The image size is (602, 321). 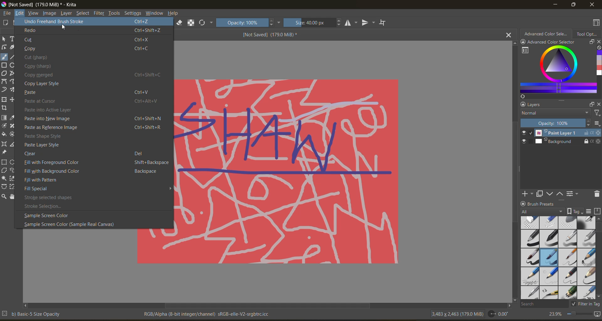 What do you see at coordinates (598, 230) in the screenshot?
I see `vertical scroll bar` at bounding box center [598, 230].